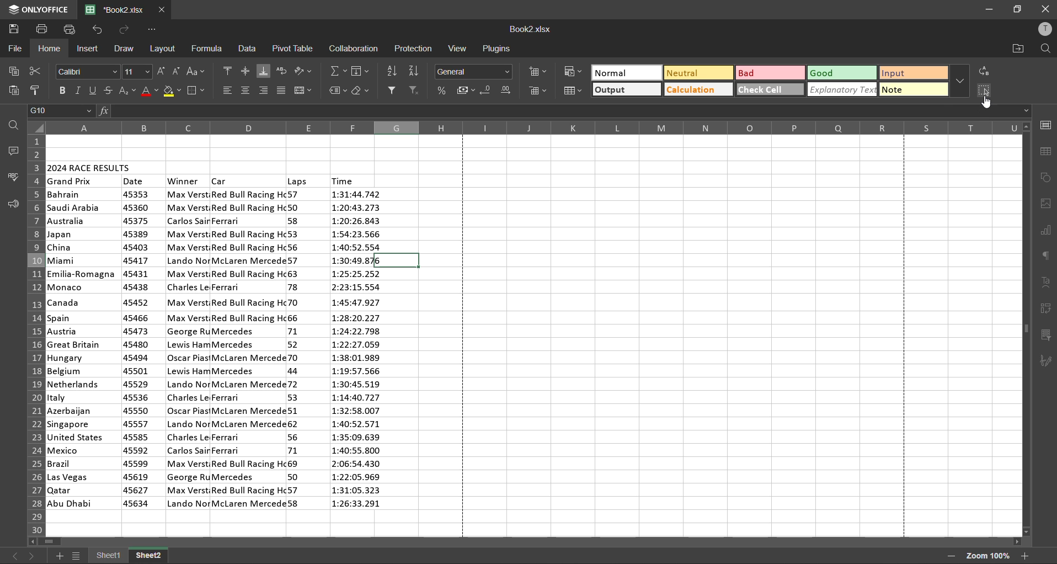 The height and width of the screenshot is (564, 1057). Describe the element at coordinates (301, 349) in the screenshot. I see `laps` at that location.